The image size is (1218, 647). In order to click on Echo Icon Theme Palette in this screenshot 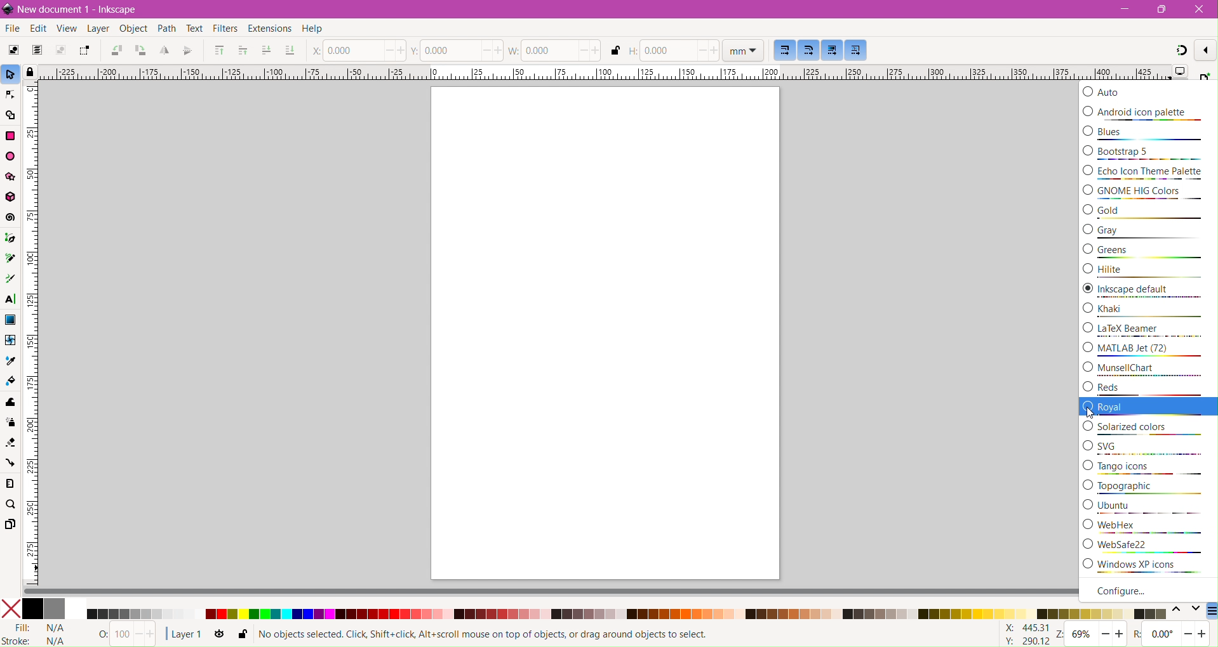, I will do `click(1148, 173)`.